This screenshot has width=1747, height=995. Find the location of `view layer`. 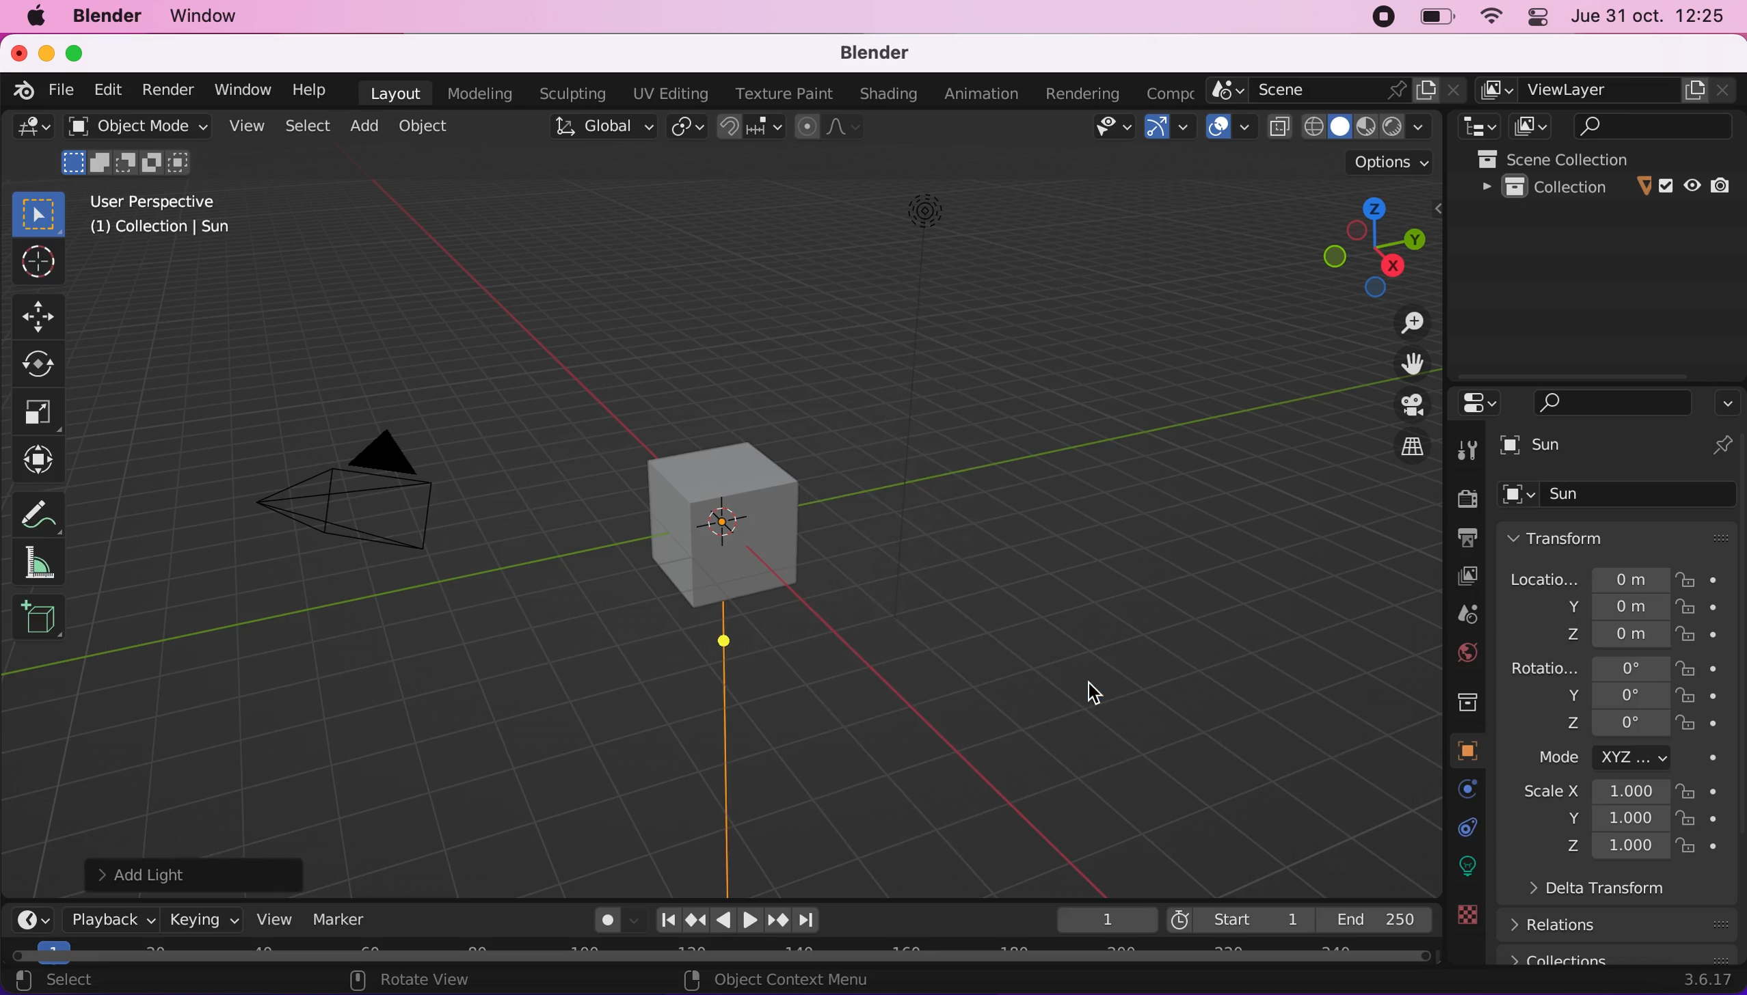

view layer is located at coordinates (1608, 91).